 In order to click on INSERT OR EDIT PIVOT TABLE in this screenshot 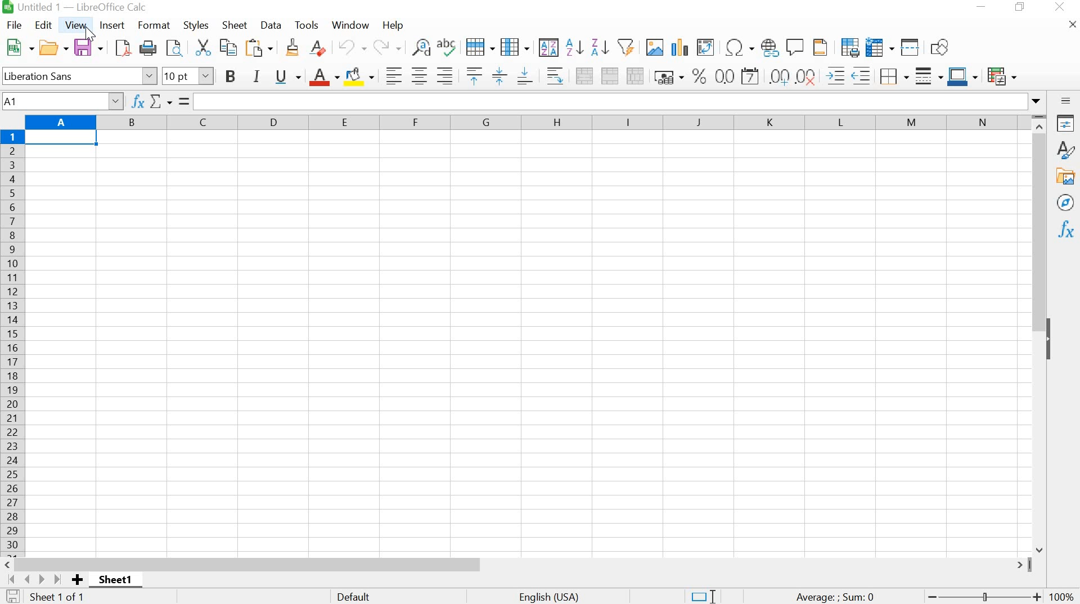, I will do `click(705, 47)`.